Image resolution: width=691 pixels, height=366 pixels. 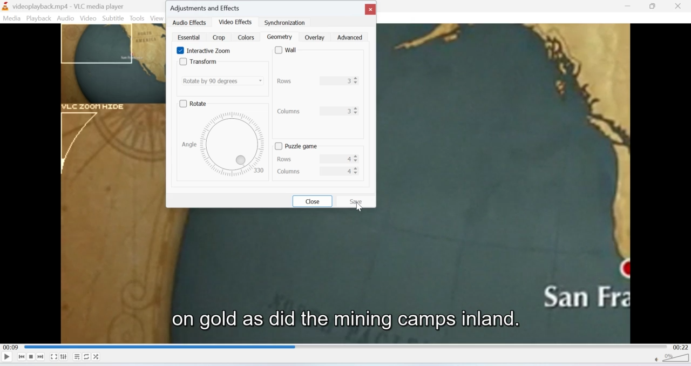 I want to click on Extended settings, so click(x=63, y=356).